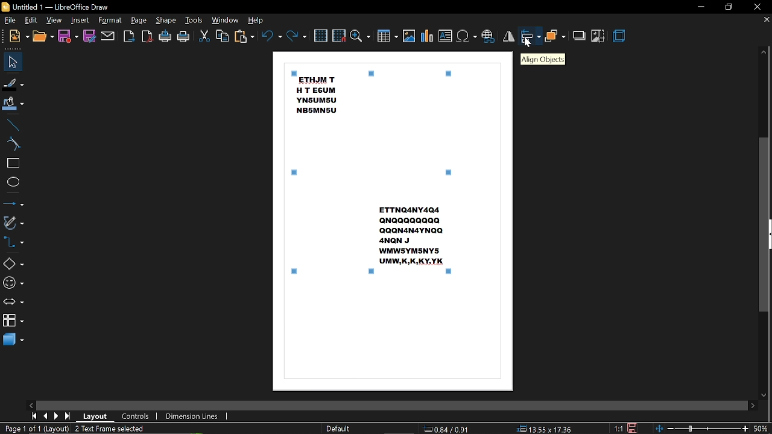 This screenshot has height=434, width=772. I want to click on change zoom, so click(702, 429).